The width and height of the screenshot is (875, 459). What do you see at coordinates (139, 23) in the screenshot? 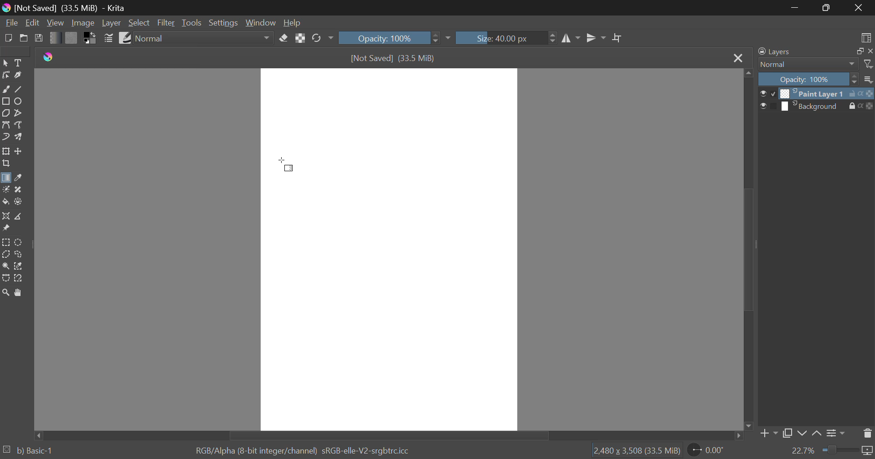
I see `Select` at bounding box center [139, 23].